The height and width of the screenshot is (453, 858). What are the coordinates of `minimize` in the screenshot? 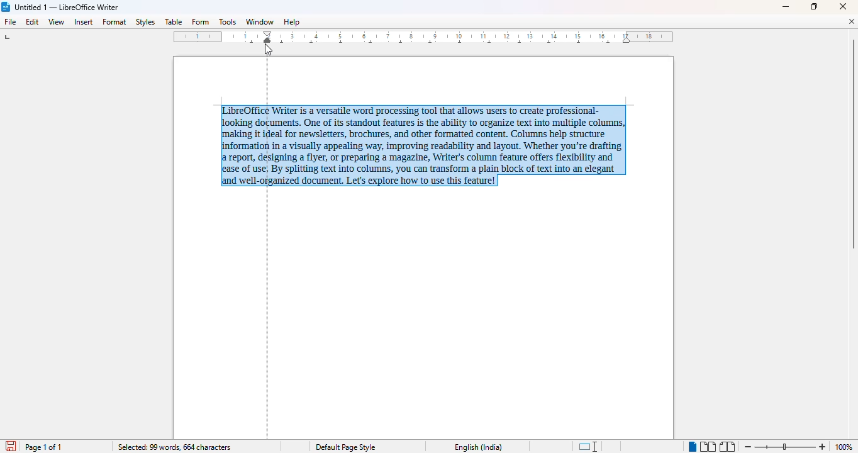 It's located at (786, 8).